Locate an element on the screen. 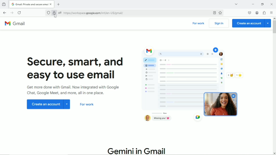 Image resolution: width=276 pixels, height=155 pixels. Account is located at coordinates (258, 13).